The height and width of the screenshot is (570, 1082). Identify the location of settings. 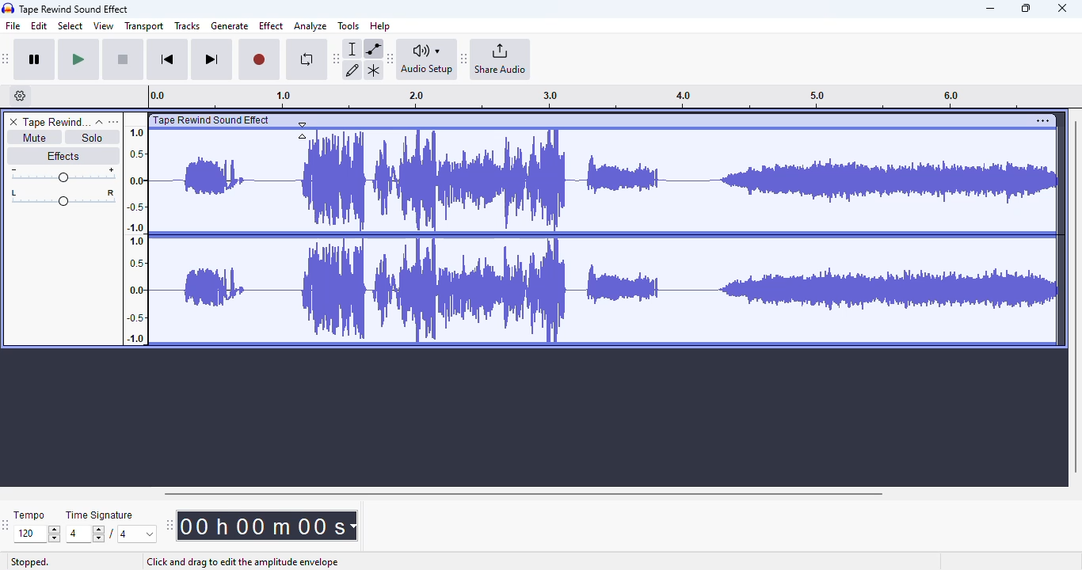
(1042, 120).